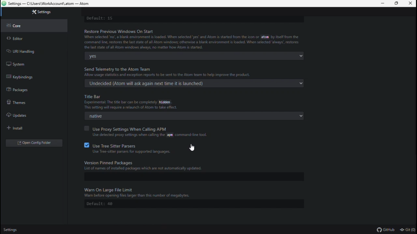 The width and height of the screenshot is (417, 234). Describe the element at coordinates (12, 230) in the screenshot. I see `Settings` at that location.